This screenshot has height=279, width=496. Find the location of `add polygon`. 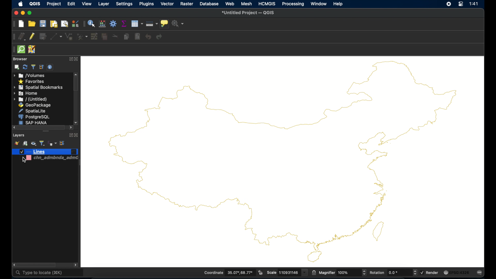

add polygon is located at coordinates (69, 37).